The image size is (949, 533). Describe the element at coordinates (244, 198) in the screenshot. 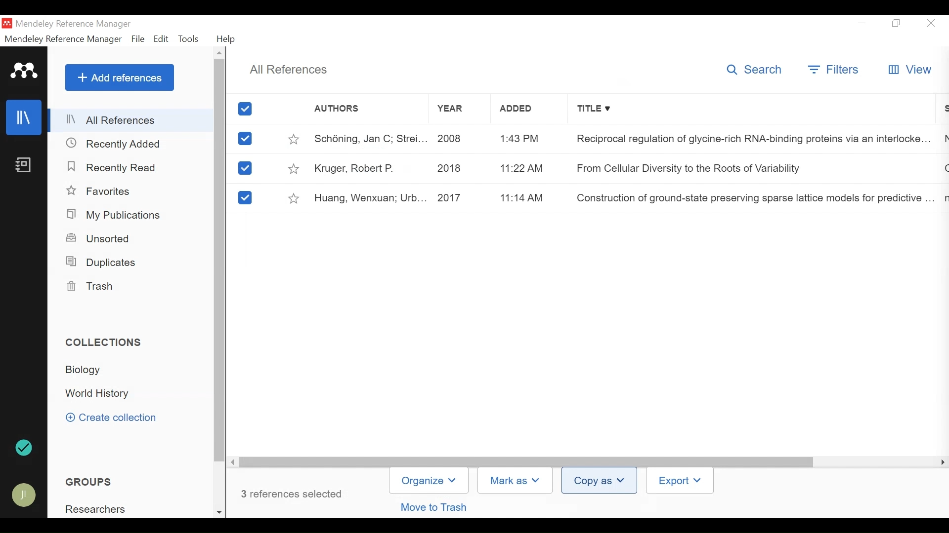

I see `(un)select` at that location.